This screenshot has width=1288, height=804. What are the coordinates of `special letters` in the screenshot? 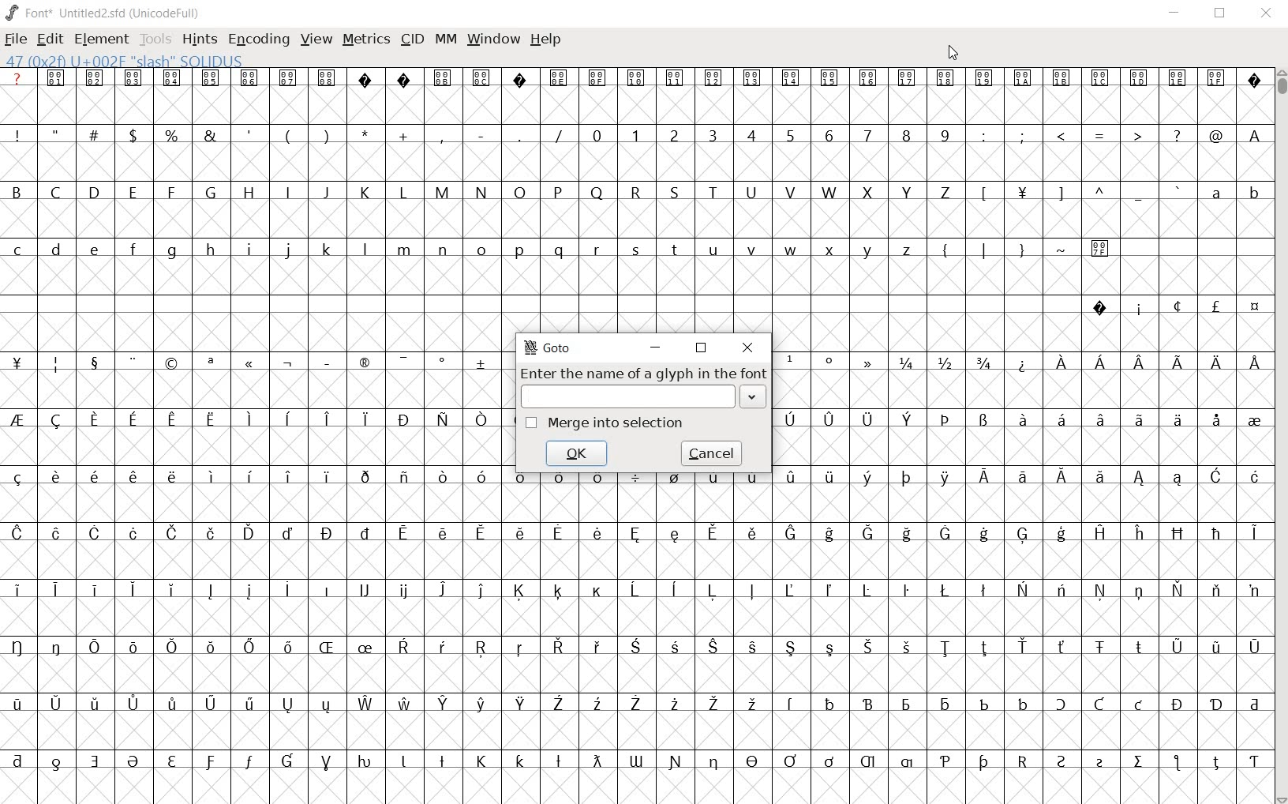 It's located at (635, 645).